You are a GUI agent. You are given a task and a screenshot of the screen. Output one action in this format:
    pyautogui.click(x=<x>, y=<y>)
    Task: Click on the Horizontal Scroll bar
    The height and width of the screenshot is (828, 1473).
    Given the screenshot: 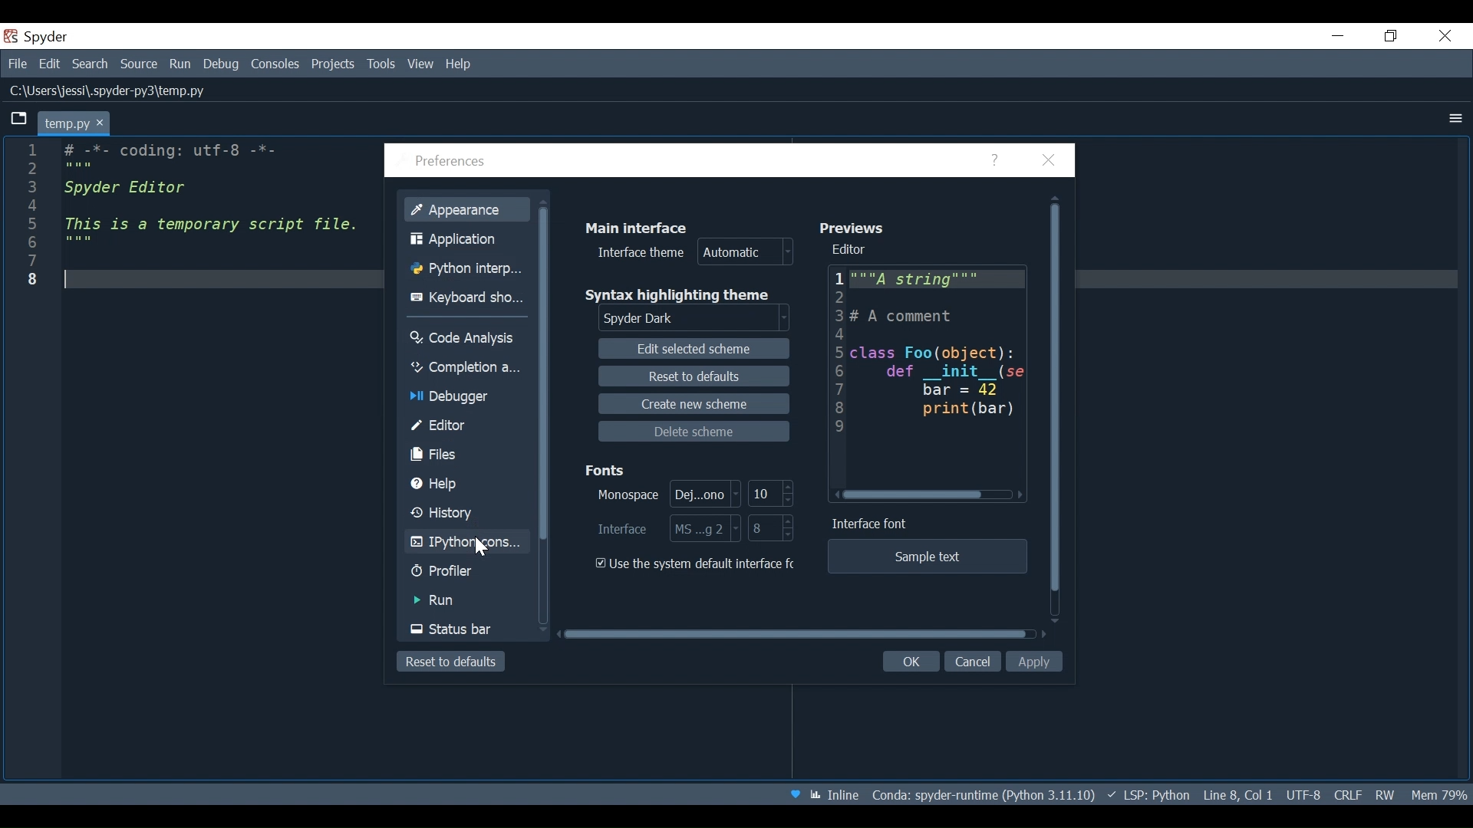 What is the action you would take?
    pyautogui.click(x=802, y=634)
    